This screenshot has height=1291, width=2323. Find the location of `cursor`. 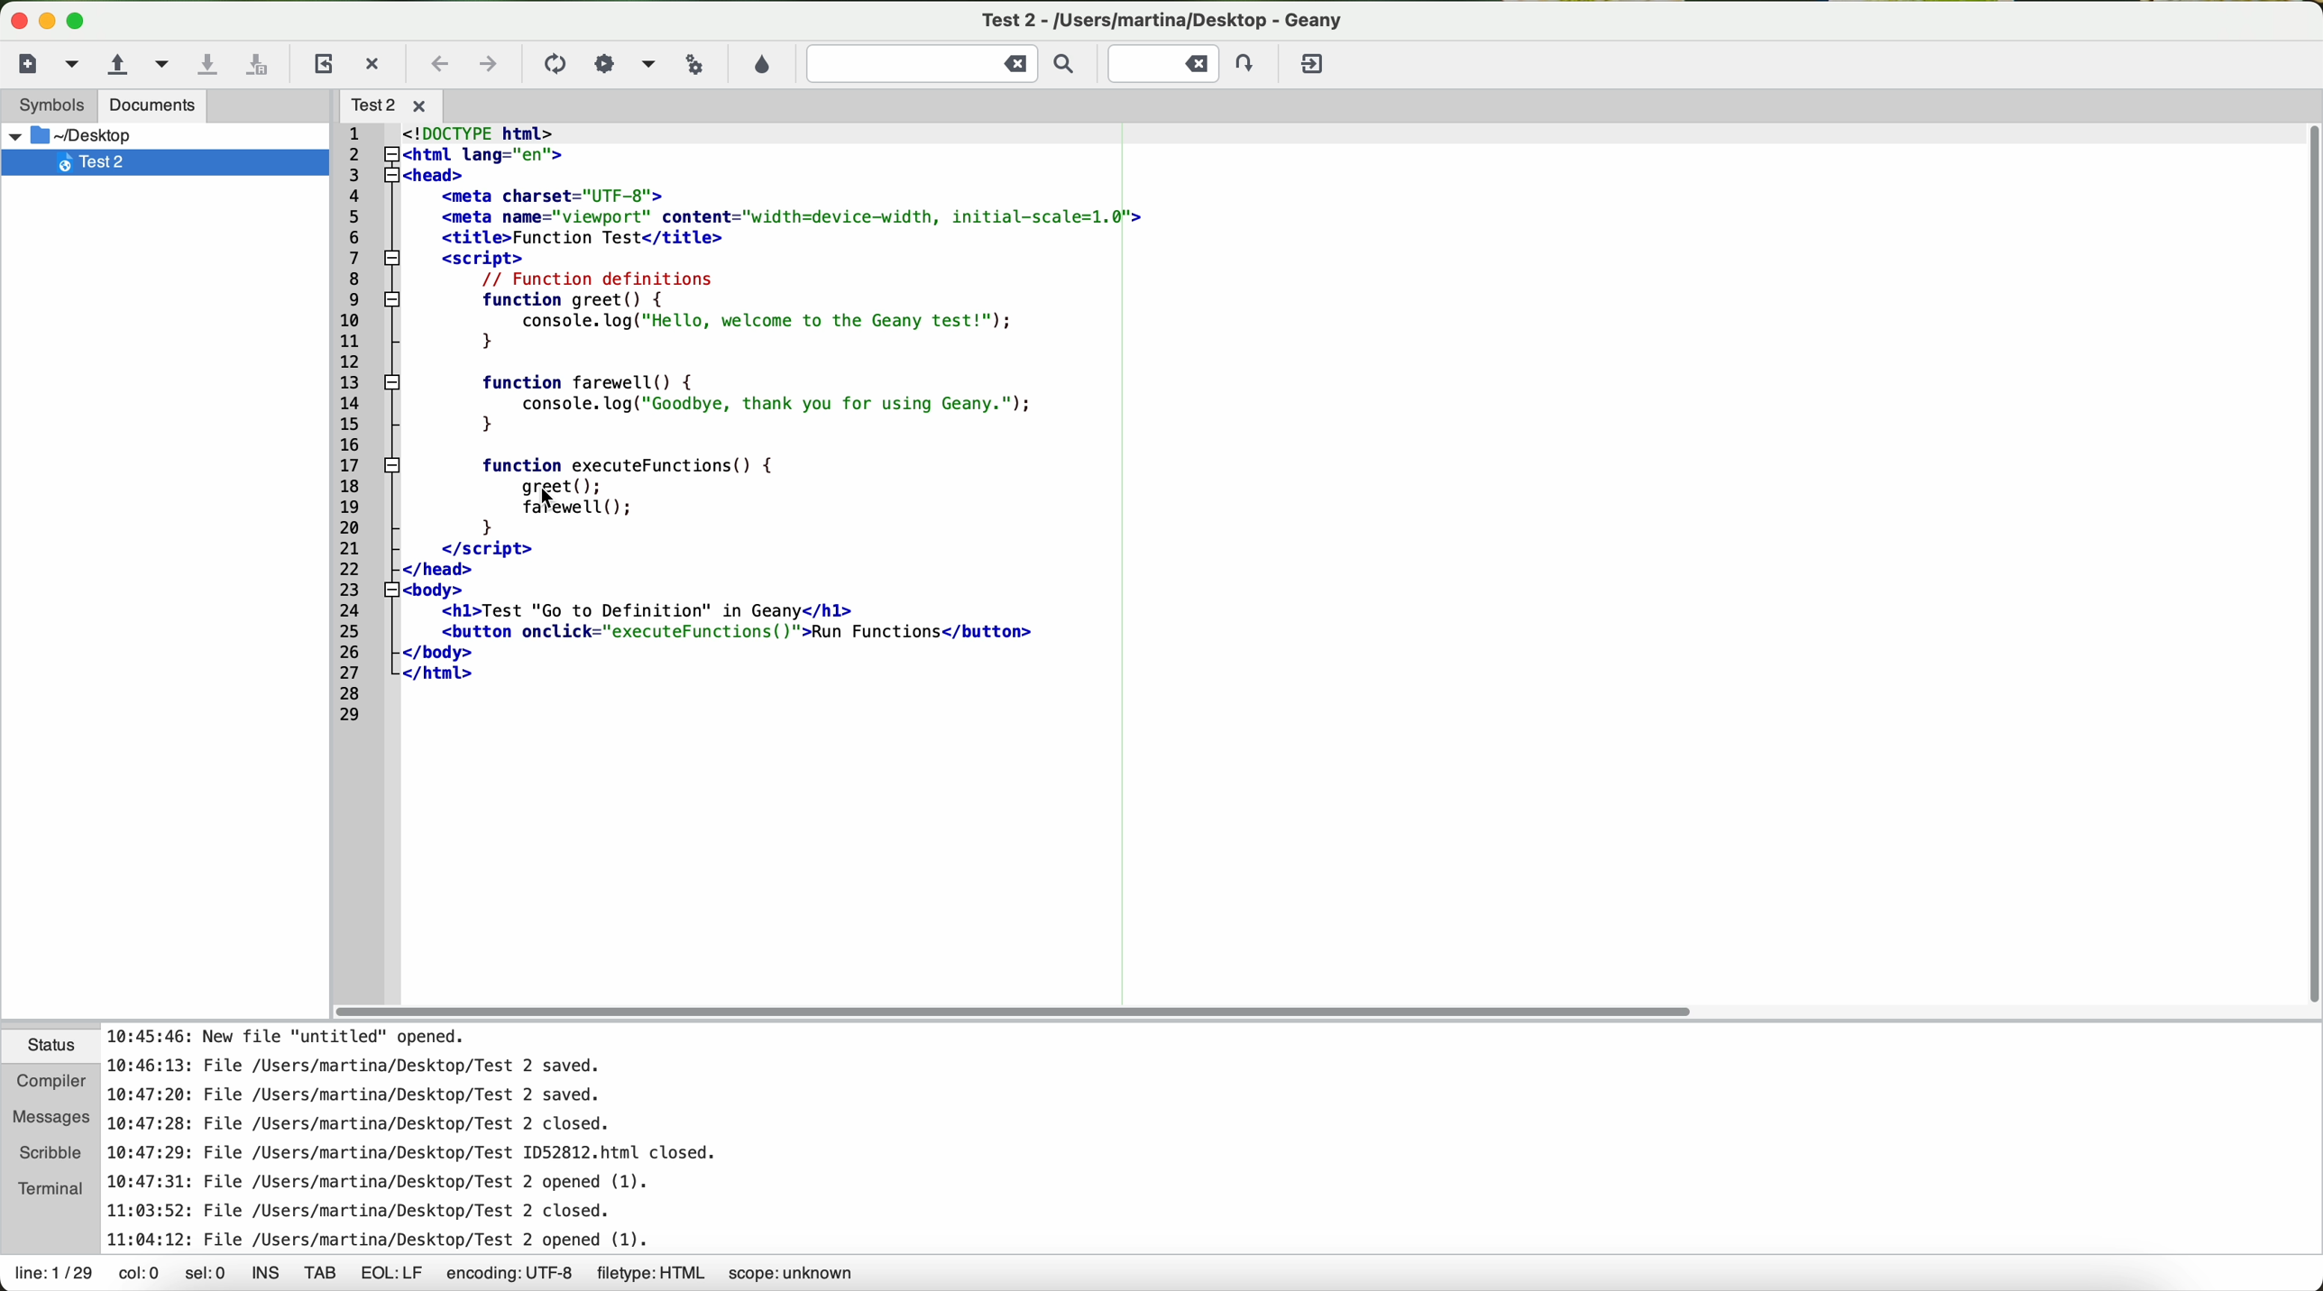

cursor is located at coordinates (546, 502).